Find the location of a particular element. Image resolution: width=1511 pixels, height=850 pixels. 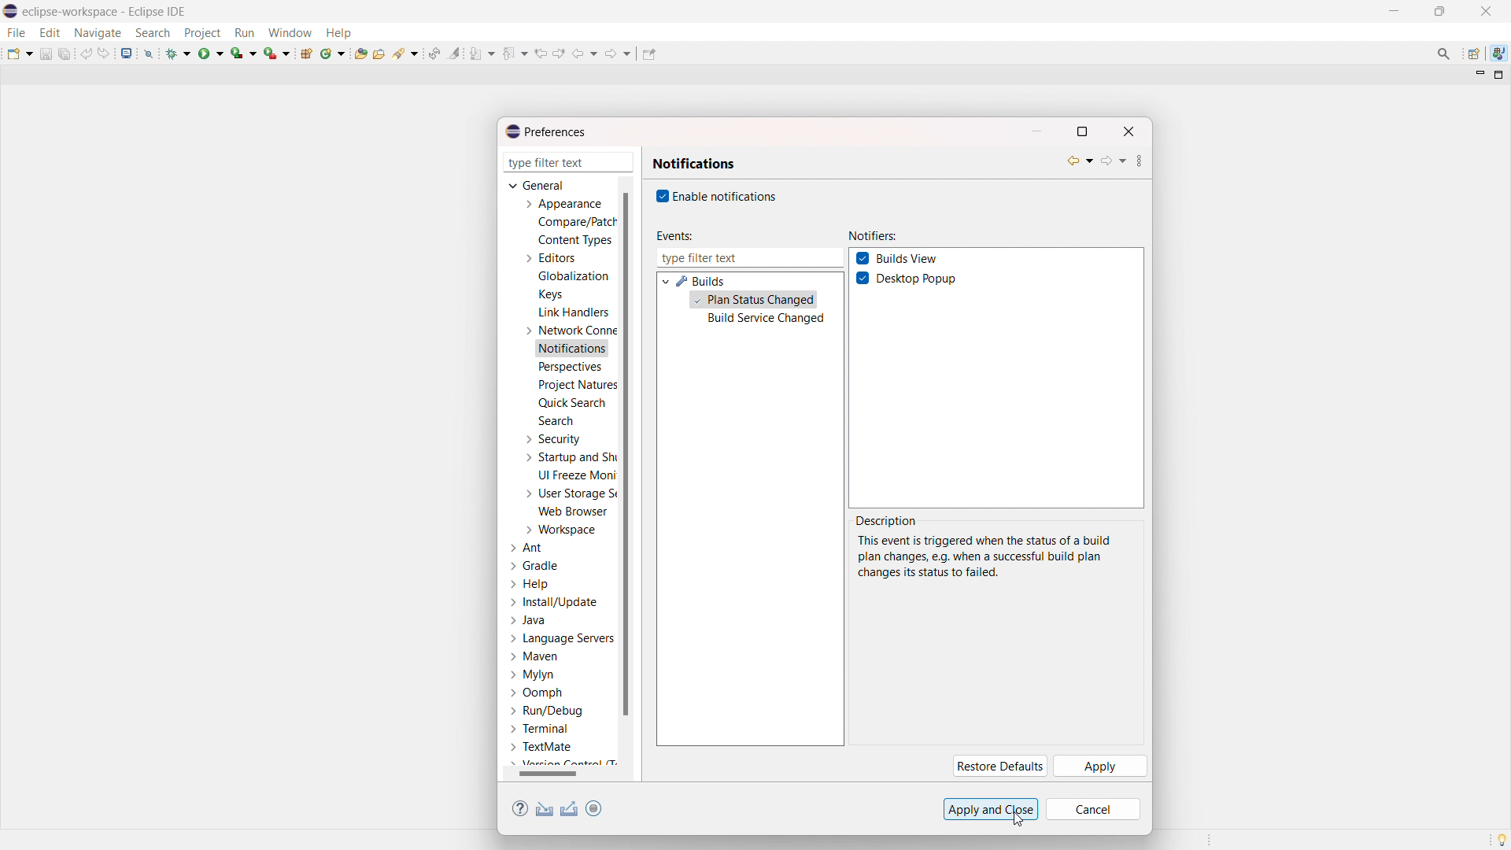

build service changed is located at coordinates (766, 320).